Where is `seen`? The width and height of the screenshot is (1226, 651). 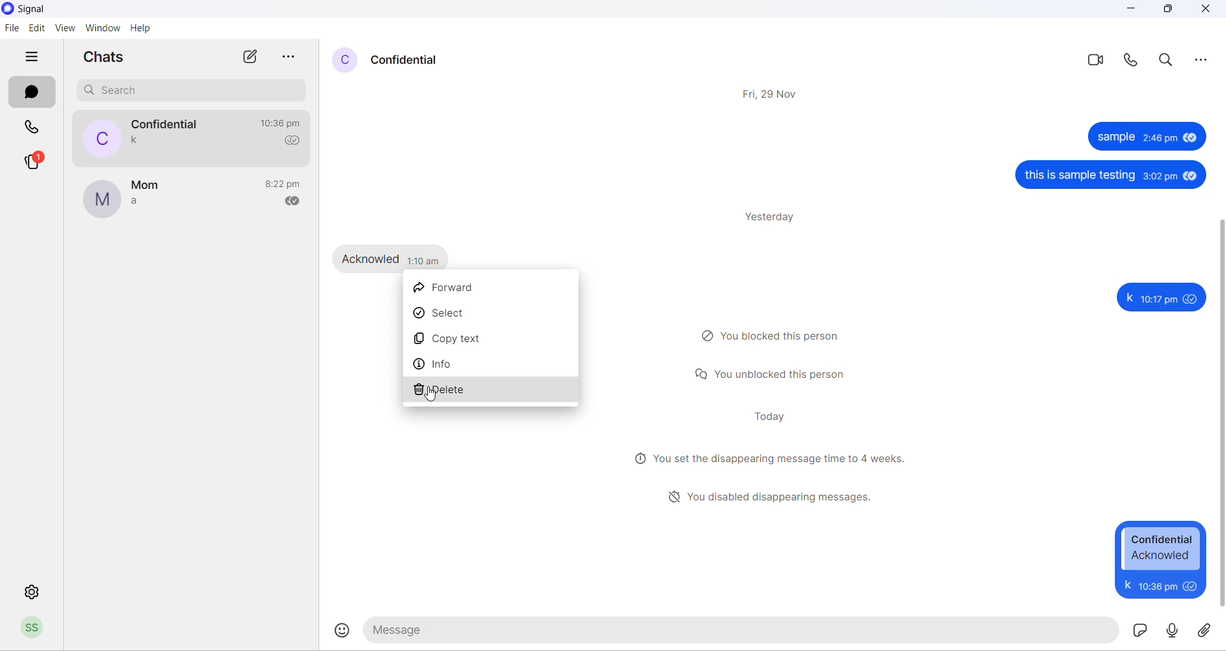 seen is located at coordinates (1190, 585).